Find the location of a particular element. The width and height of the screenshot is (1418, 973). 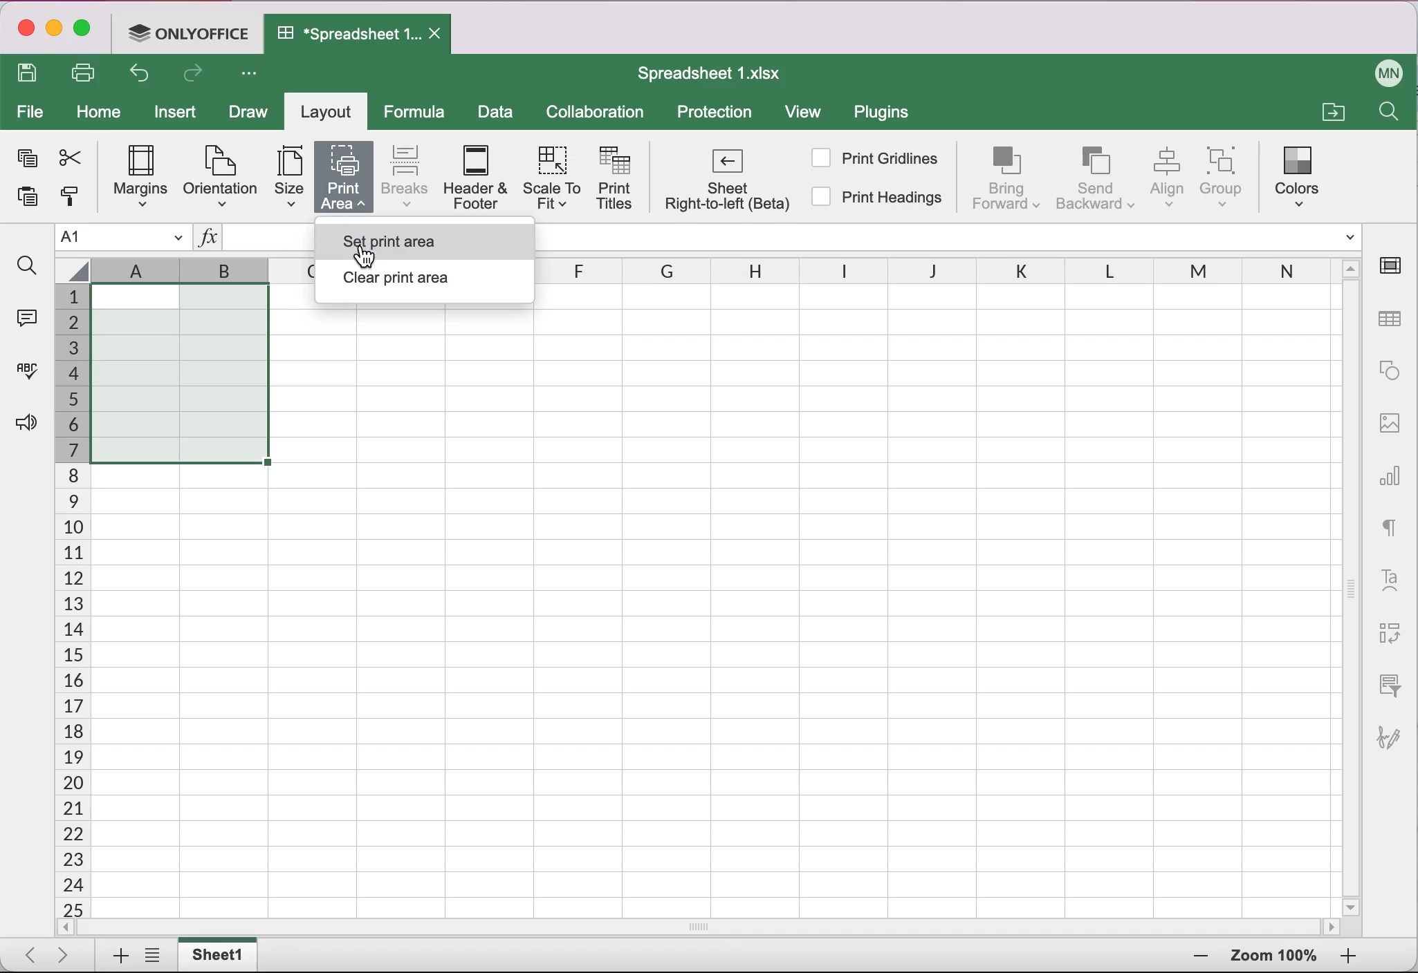

list of sheets is located at coordinates (156, 956).